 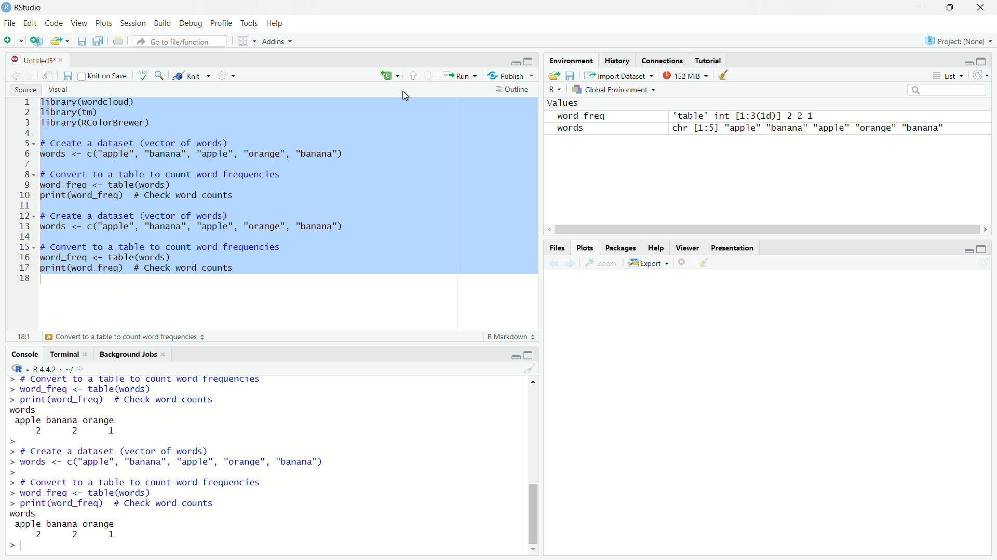 I want to click on Create a Project, so click(x=38, y=42).